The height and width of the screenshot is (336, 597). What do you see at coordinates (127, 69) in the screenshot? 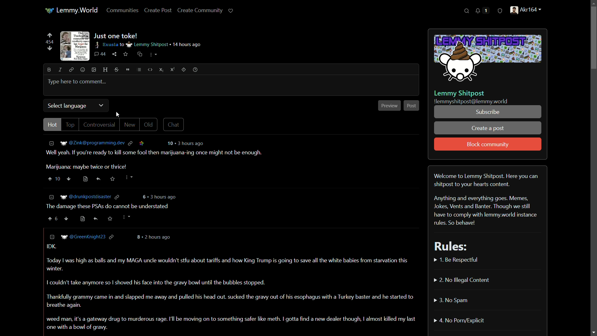
I see `quote` at bounding box center [127, 69].